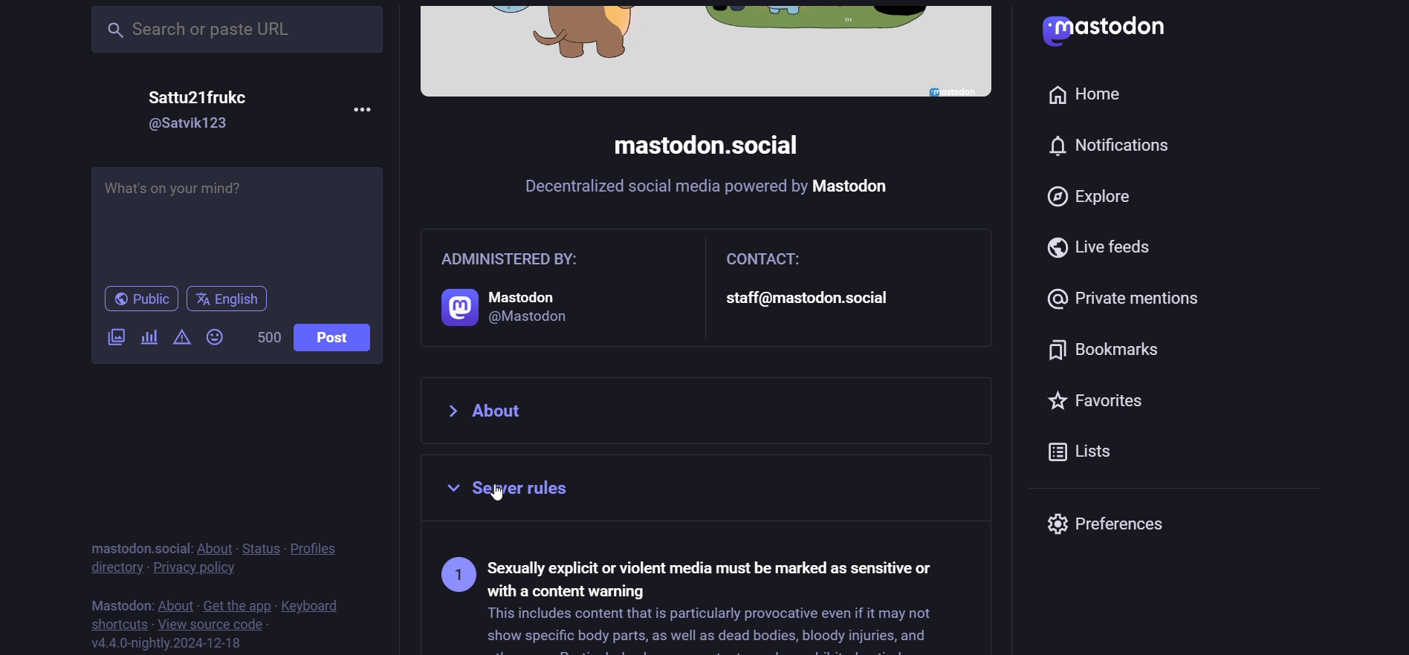 This screenshot has height=655, width=1409. What do you see at coordinates (133, 547) in the screenshot?
I see `mastodon social` at bounding box center [133, 547].